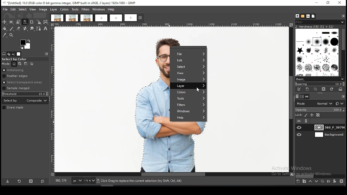  I want to click on opacity, so click(320, 110).